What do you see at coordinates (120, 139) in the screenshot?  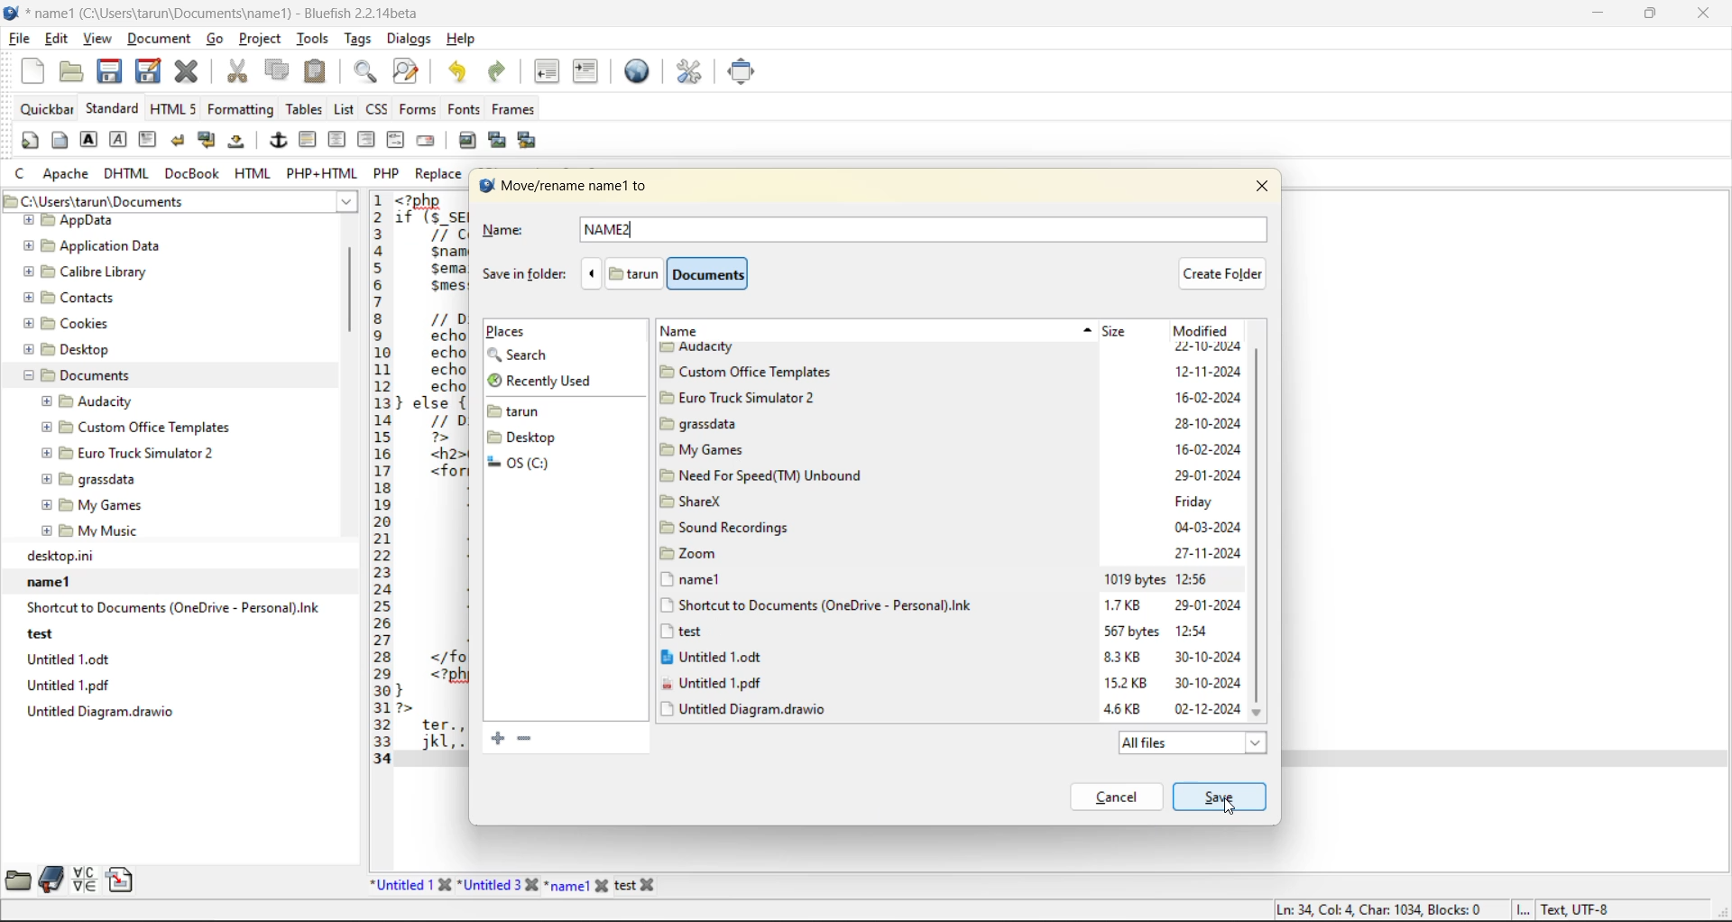 I see `emphasis` at bounding box center [120, 139].